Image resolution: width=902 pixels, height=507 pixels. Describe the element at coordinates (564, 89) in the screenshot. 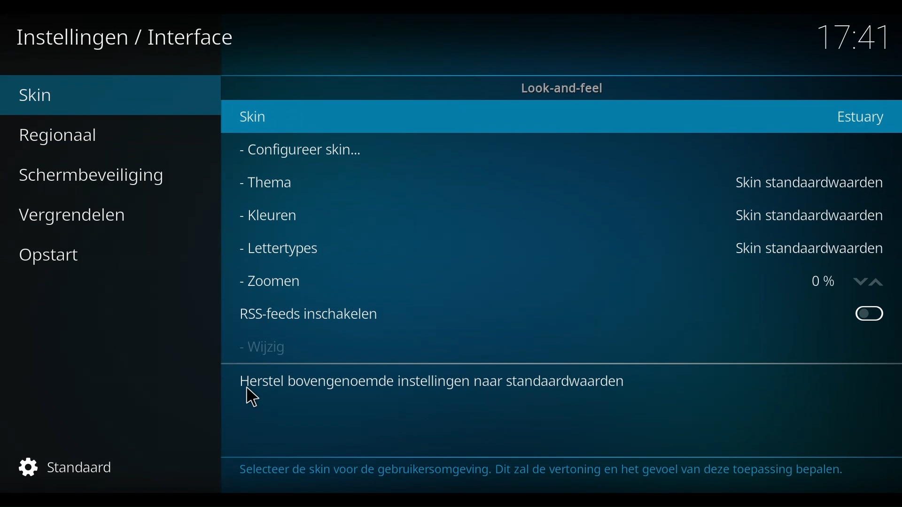

I see `Look-and-feel` at that location.